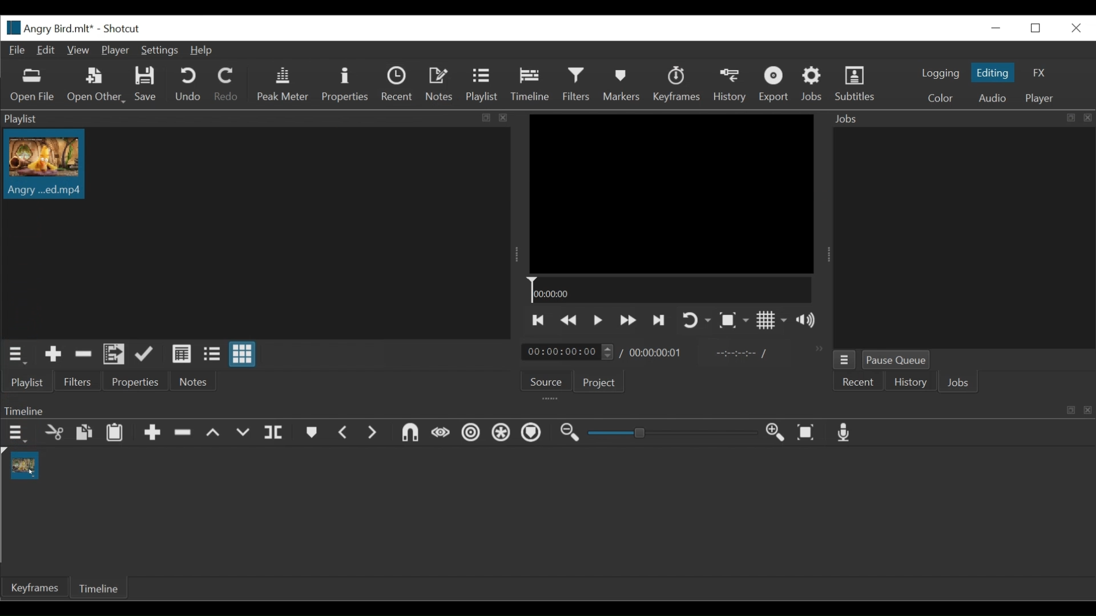 Image resolution: width=1096 pixels, height=616 pixels. Describe the element at coordinates (466, 435) in the screenshot. I see `Set Second Simple Keyframe` at that location.